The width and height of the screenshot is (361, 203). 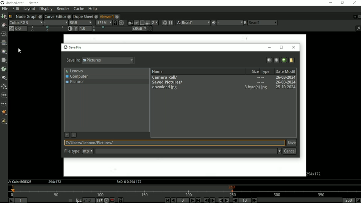 What do you see at coordinates (106, 200) in the screenshot?
I see `Turbo mode` at bounding box center [106, 200].